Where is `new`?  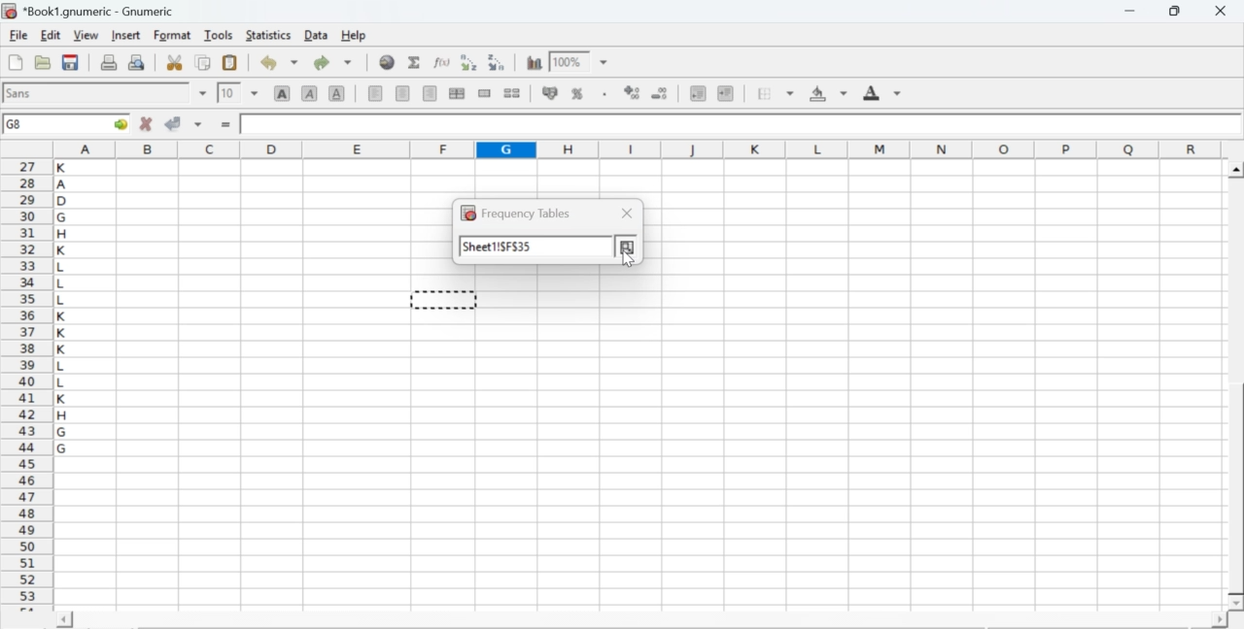
new is located at coordinates (15, 62).